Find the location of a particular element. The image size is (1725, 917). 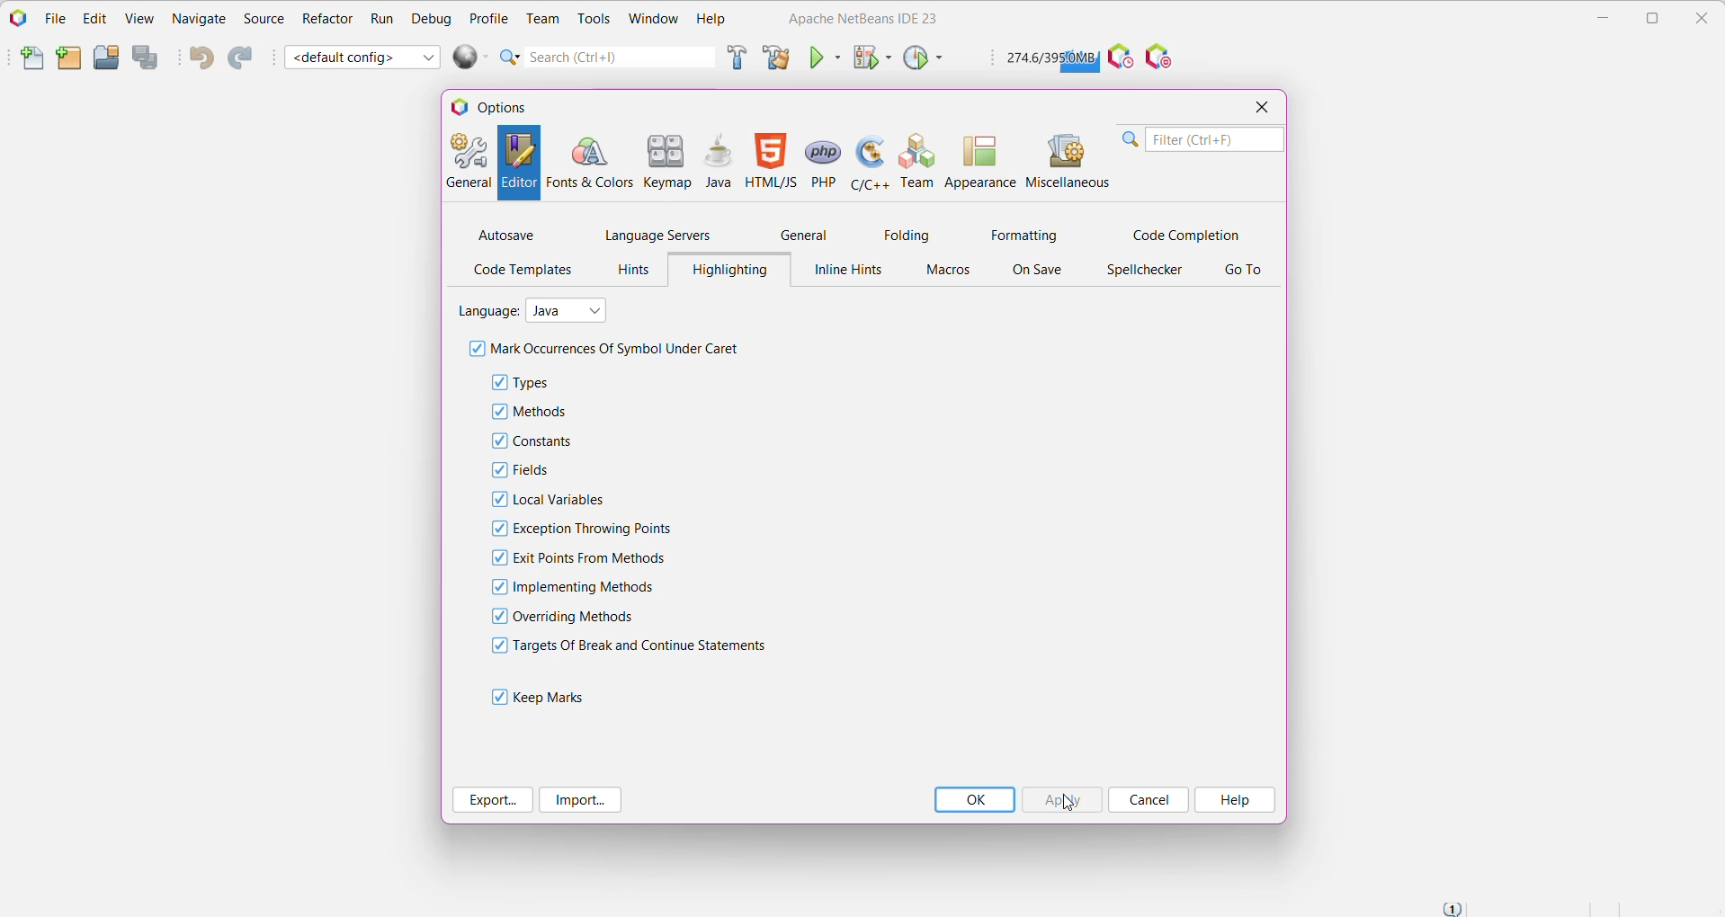

Language is located at coordinates (487, 309).